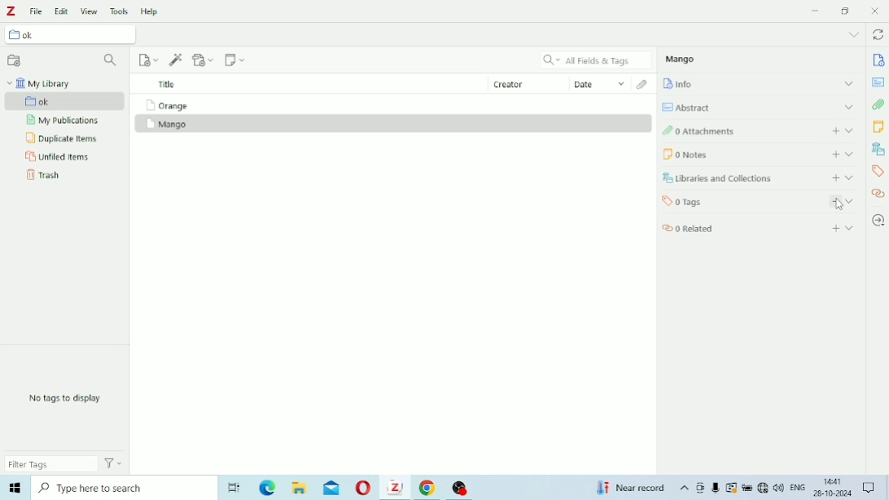 This screenshot has height=500, width=889. Describe the element at coordinates (299, 489) in the screenshot. I see `File Explorer` at that location.